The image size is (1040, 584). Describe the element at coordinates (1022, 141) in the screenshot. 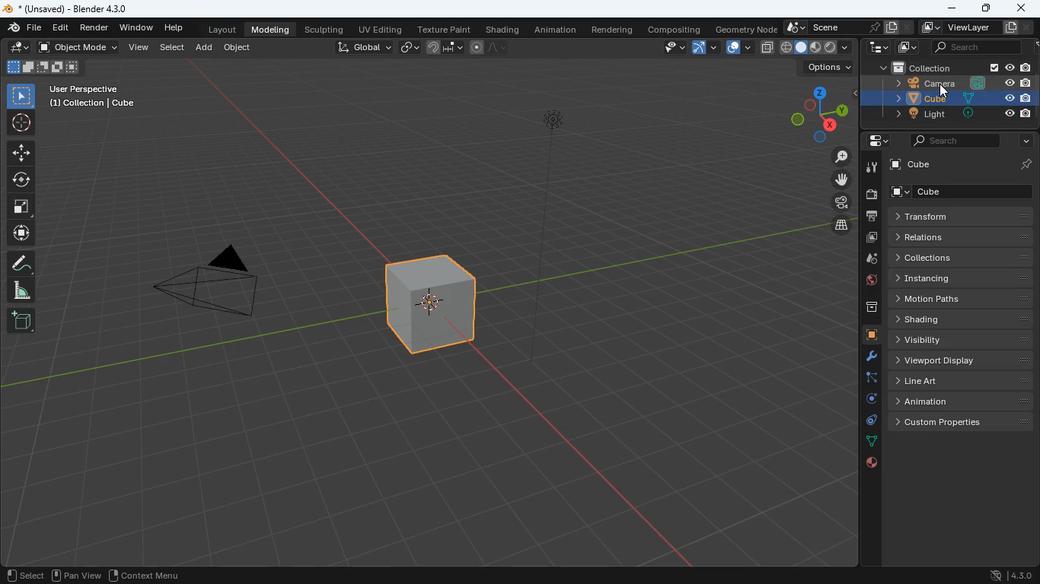

I see `more` at that location.